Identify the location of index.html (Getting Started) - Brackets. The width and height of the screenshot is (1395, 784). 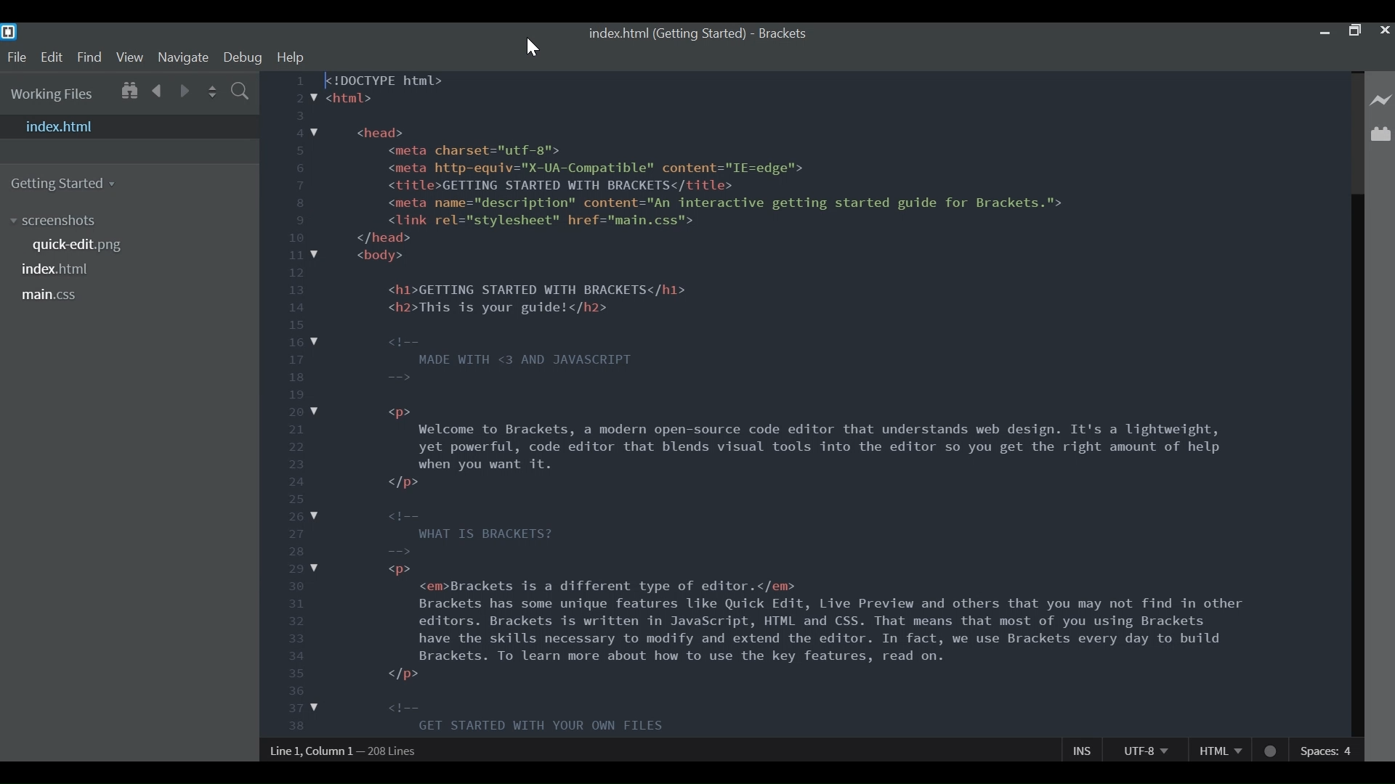
(700, 34).